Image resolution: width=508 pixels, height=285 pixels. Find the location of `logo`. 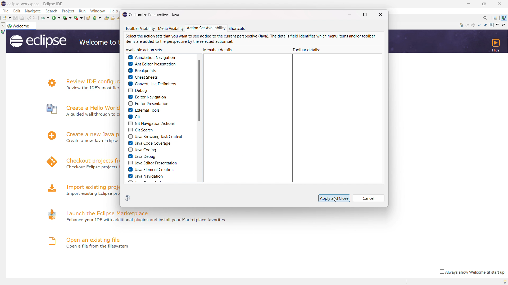

logo is located at coordinates (50, 214).